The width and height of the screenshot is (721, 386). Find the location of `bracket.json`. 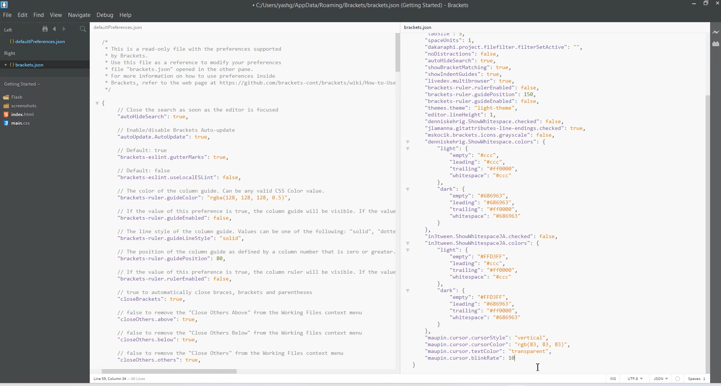

bracket.json is located at coordinates (43, 64).